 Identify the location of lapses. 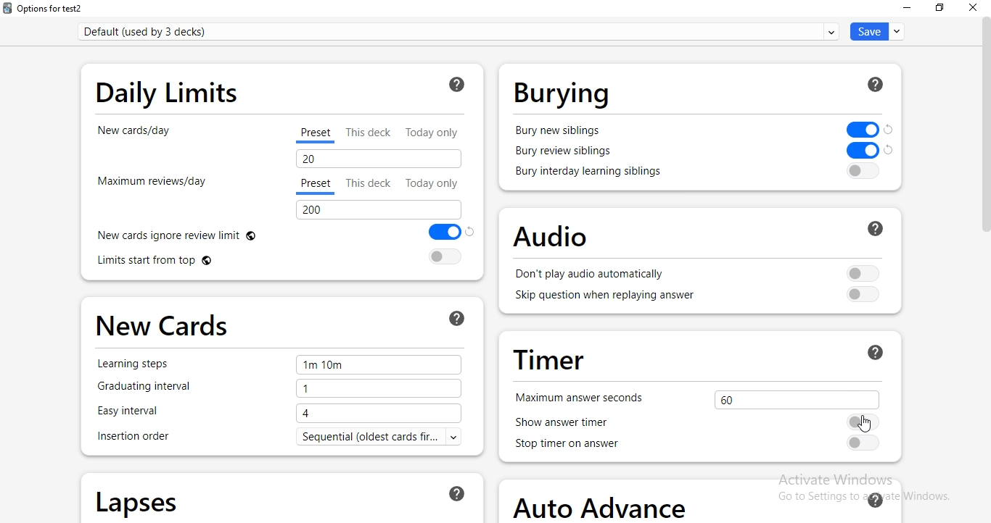
(281, 497).